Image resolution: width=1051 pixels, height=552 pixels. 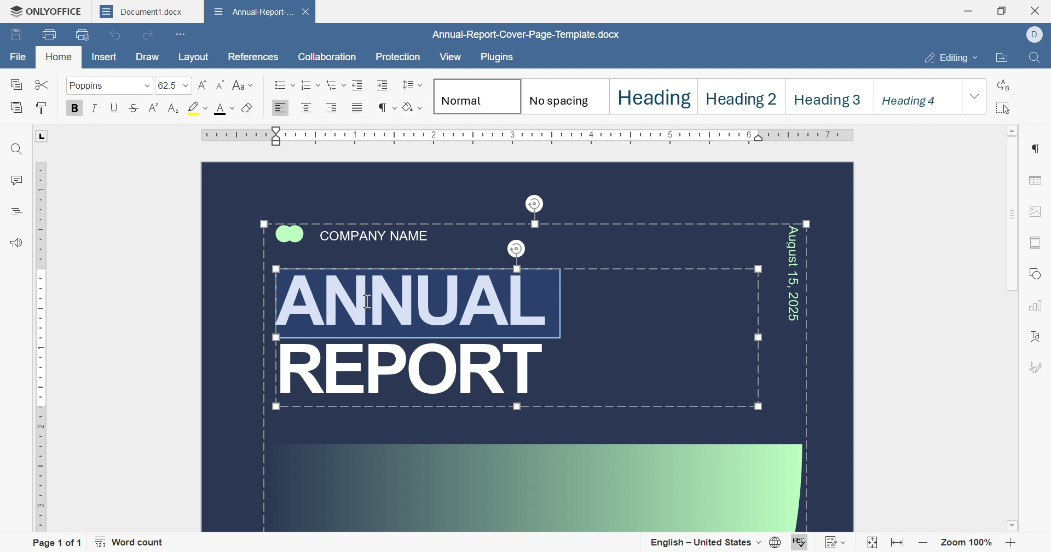 What do you see at coordinates (337, 85) in the screenshot?
I see `multilevel list` at bounding box center [337, 85].